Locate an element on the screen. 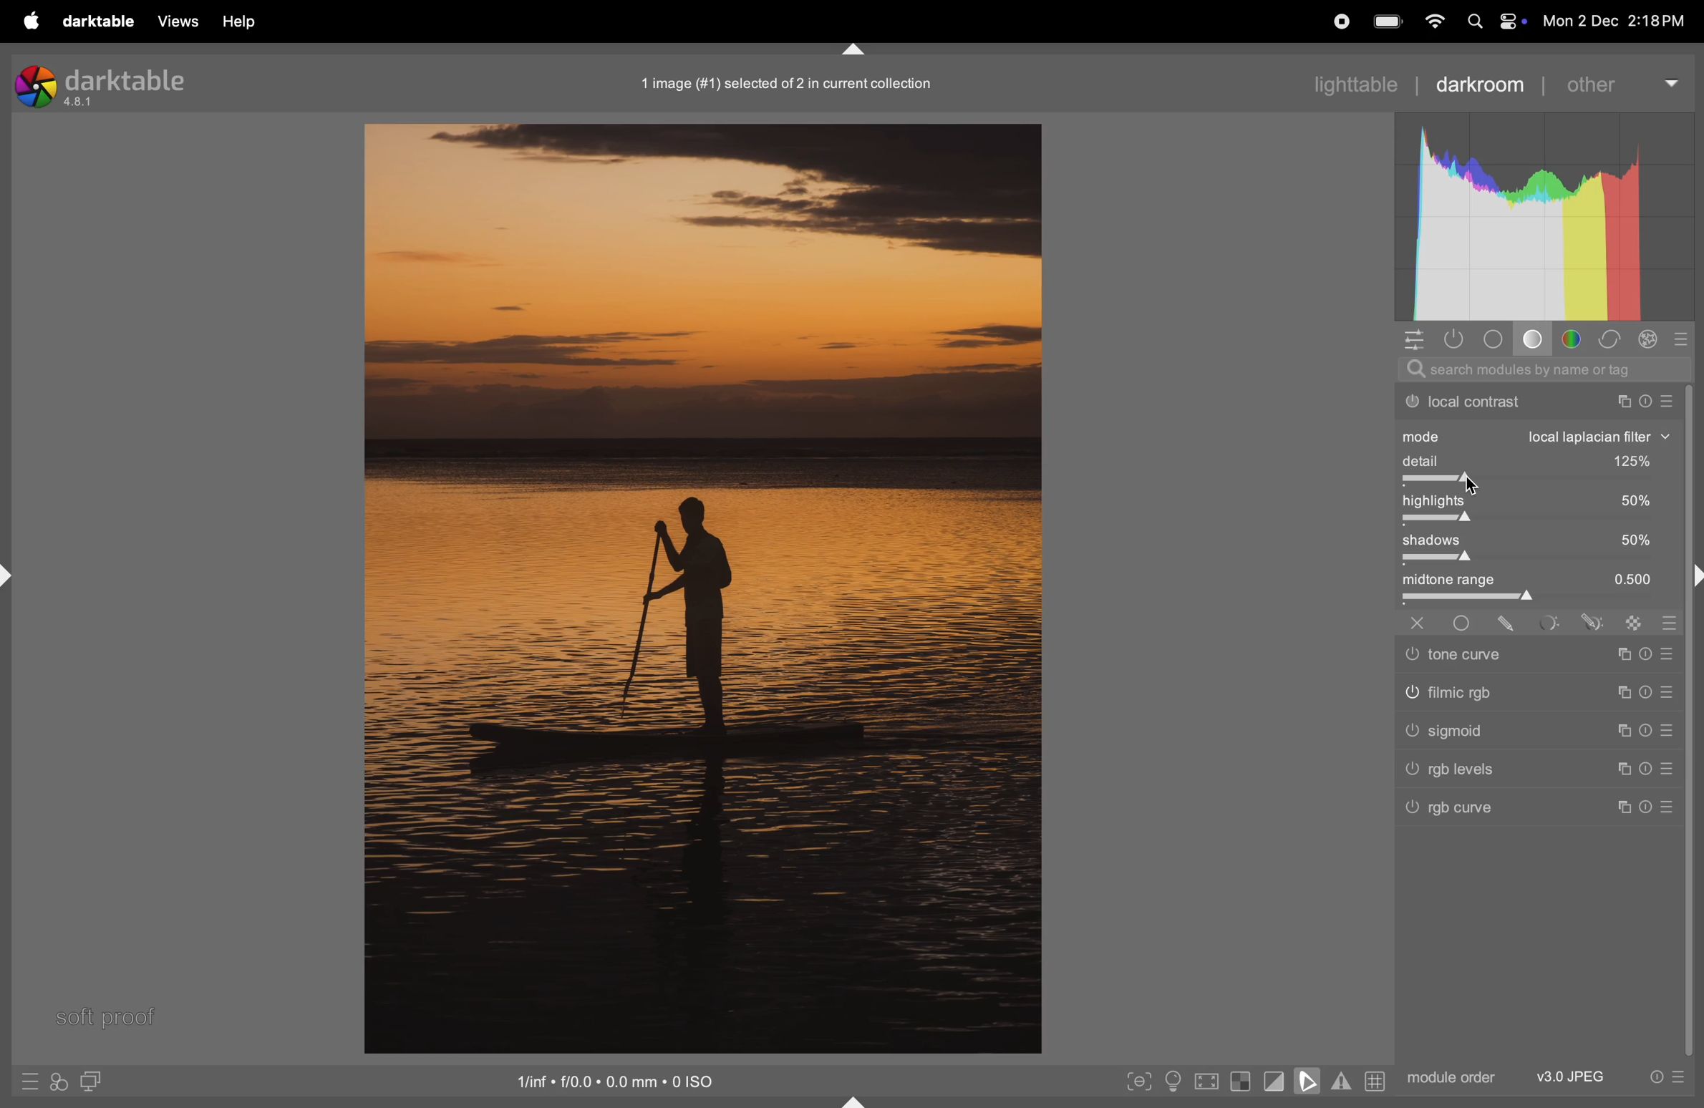 Image resolution: width=1704 pixels, height=1108 pixels. lighttable is located at coordinates (1356, 83).